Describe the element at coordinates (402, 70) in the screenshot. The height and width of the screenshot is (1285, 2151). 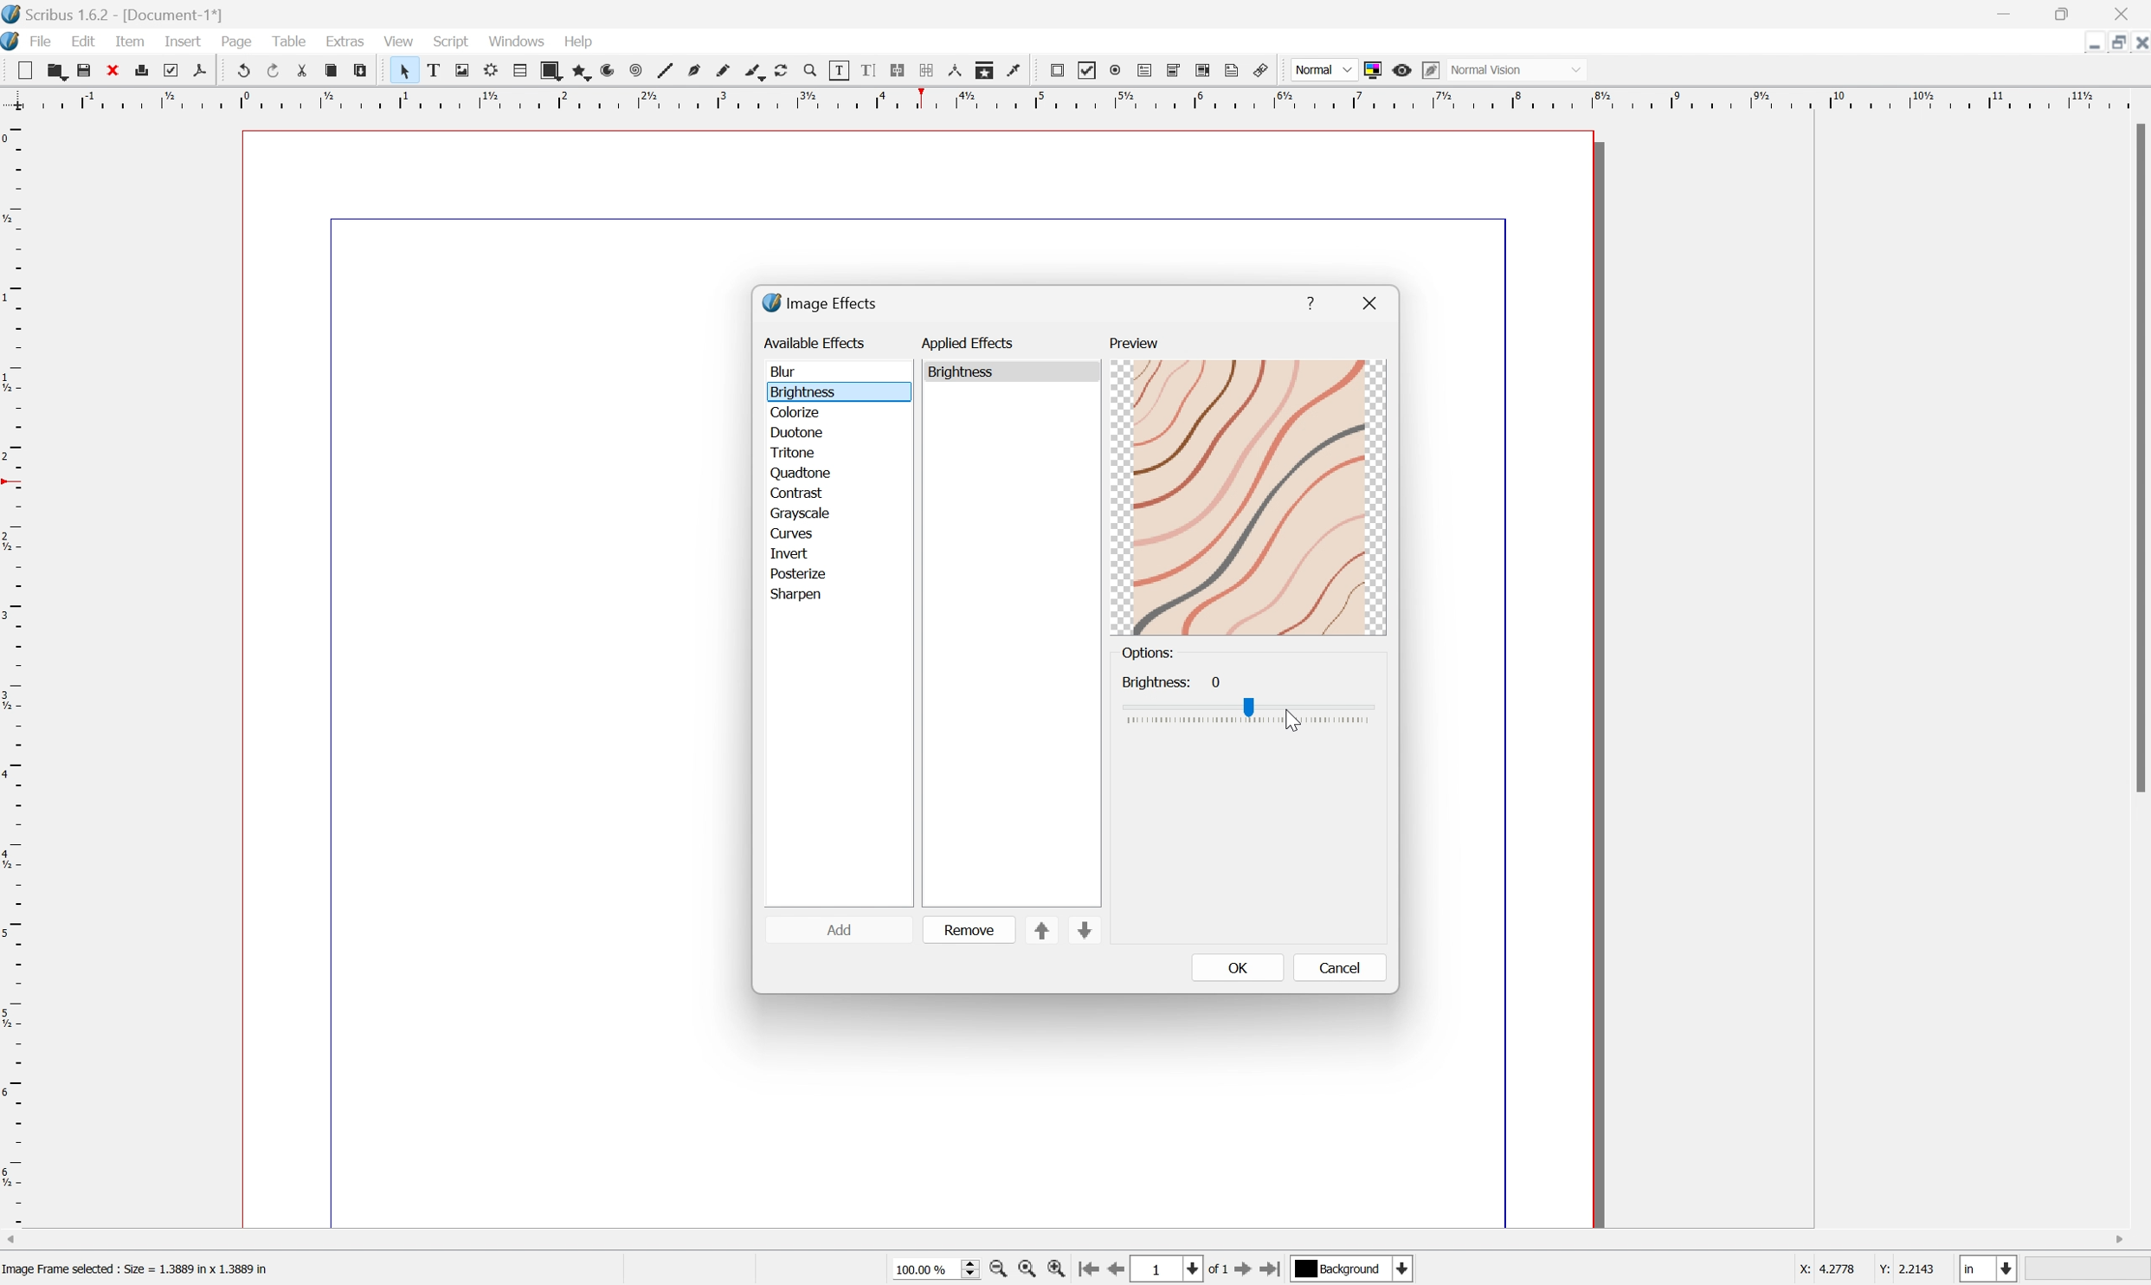
I see `Select item` at that location.